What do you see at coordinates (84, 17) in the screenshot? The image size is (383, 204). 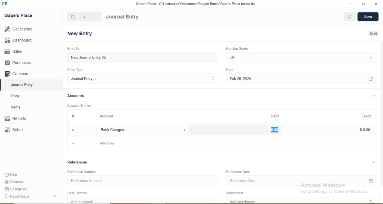 I see `navigate backward` at bounding box center [84, 17].